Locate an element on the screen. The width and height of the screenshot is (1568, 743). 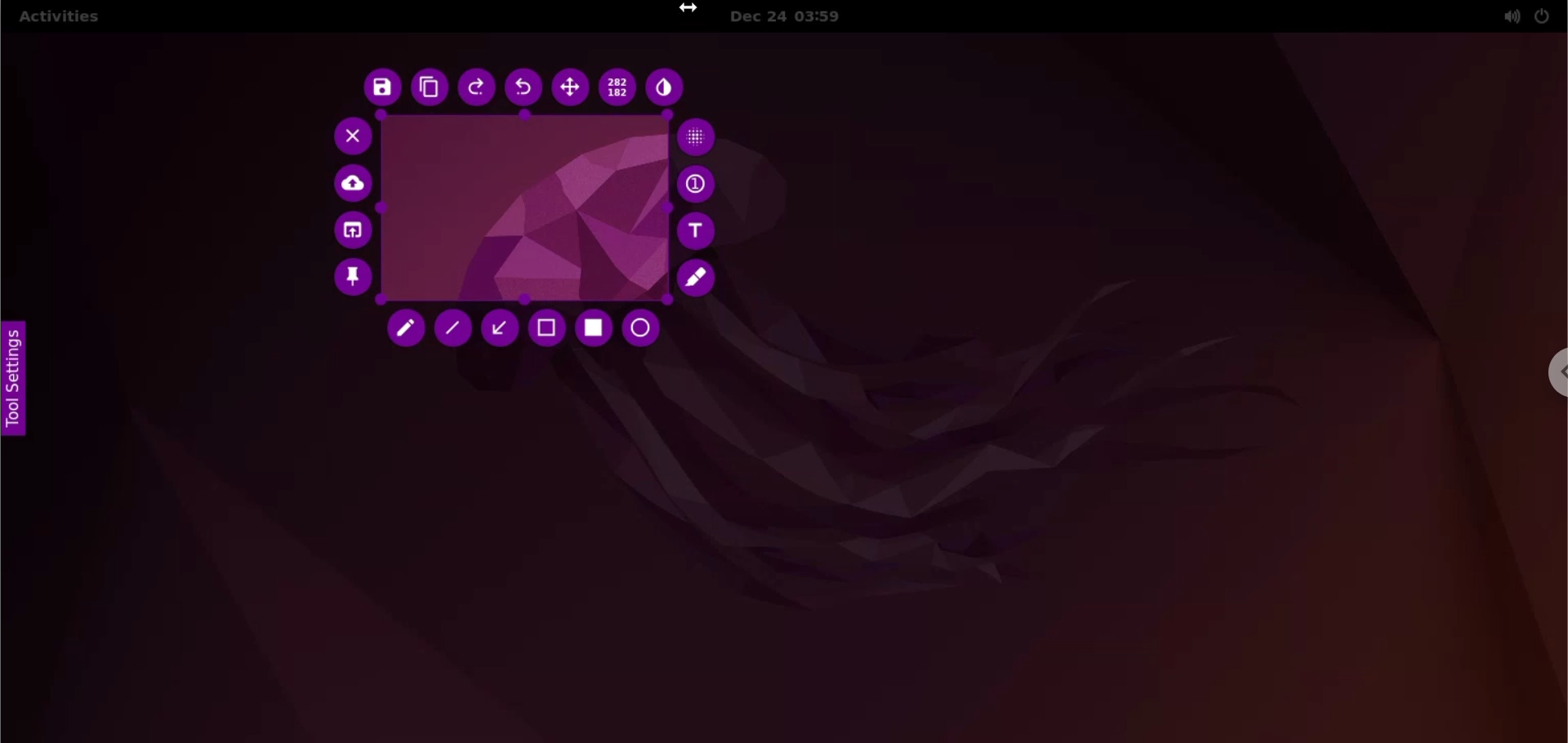
tool settings  is located at coordinates (14, 382).